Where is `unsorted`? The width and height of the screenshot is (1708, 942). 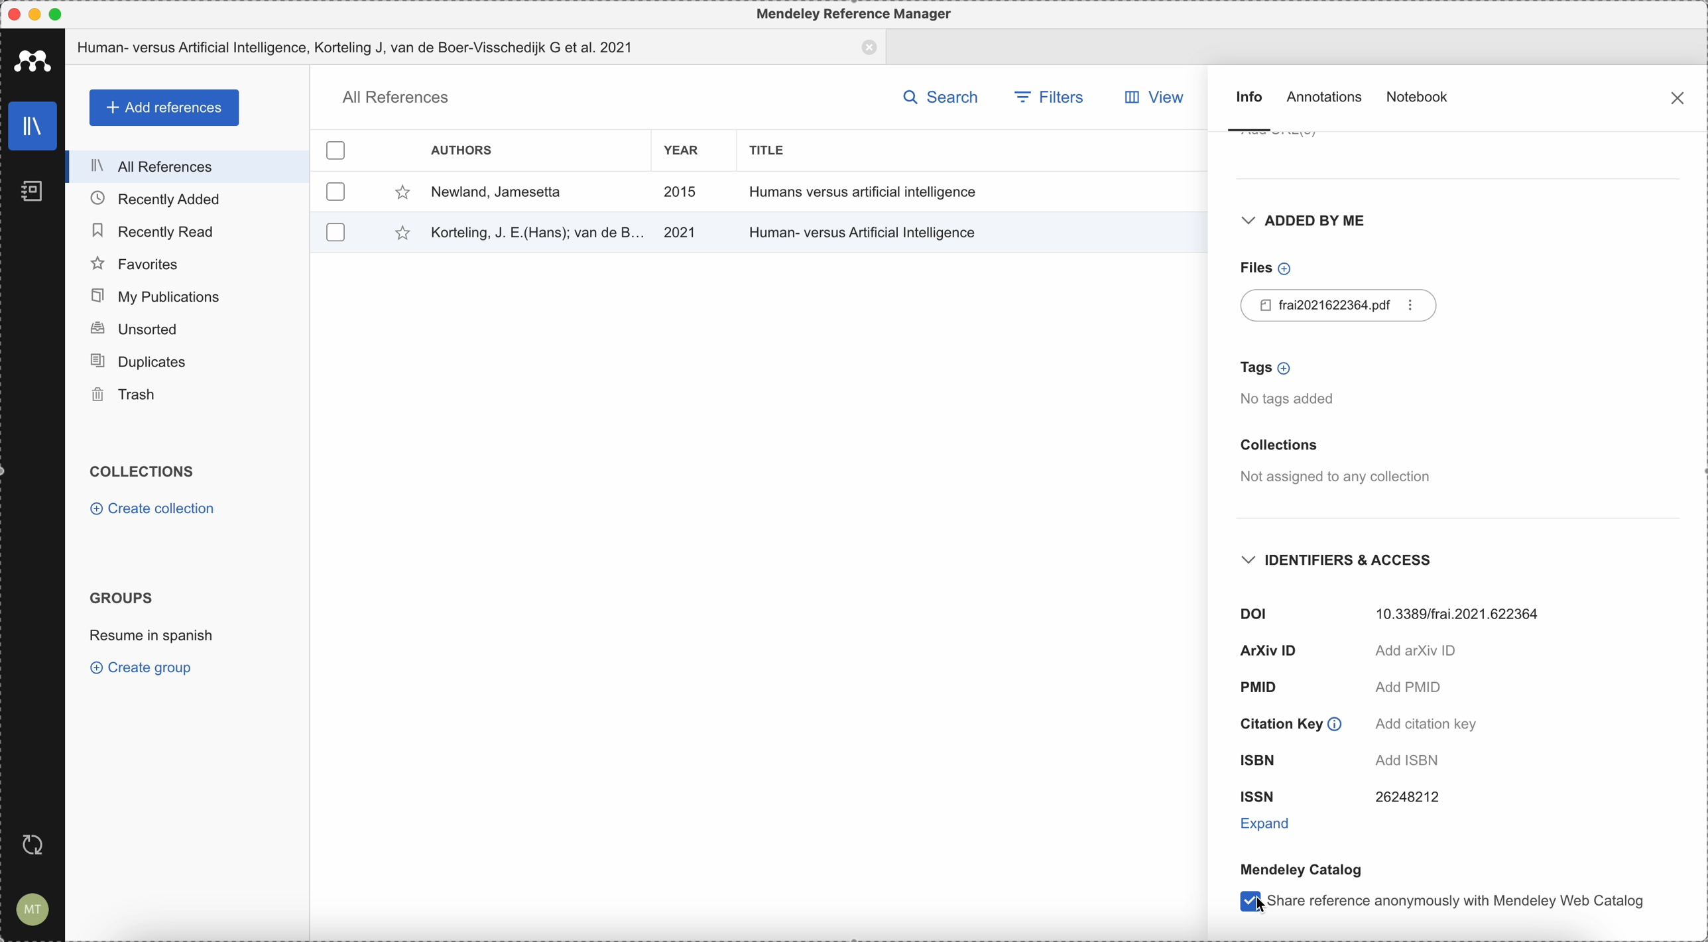
unsorted is located at coordinates (187, 330).